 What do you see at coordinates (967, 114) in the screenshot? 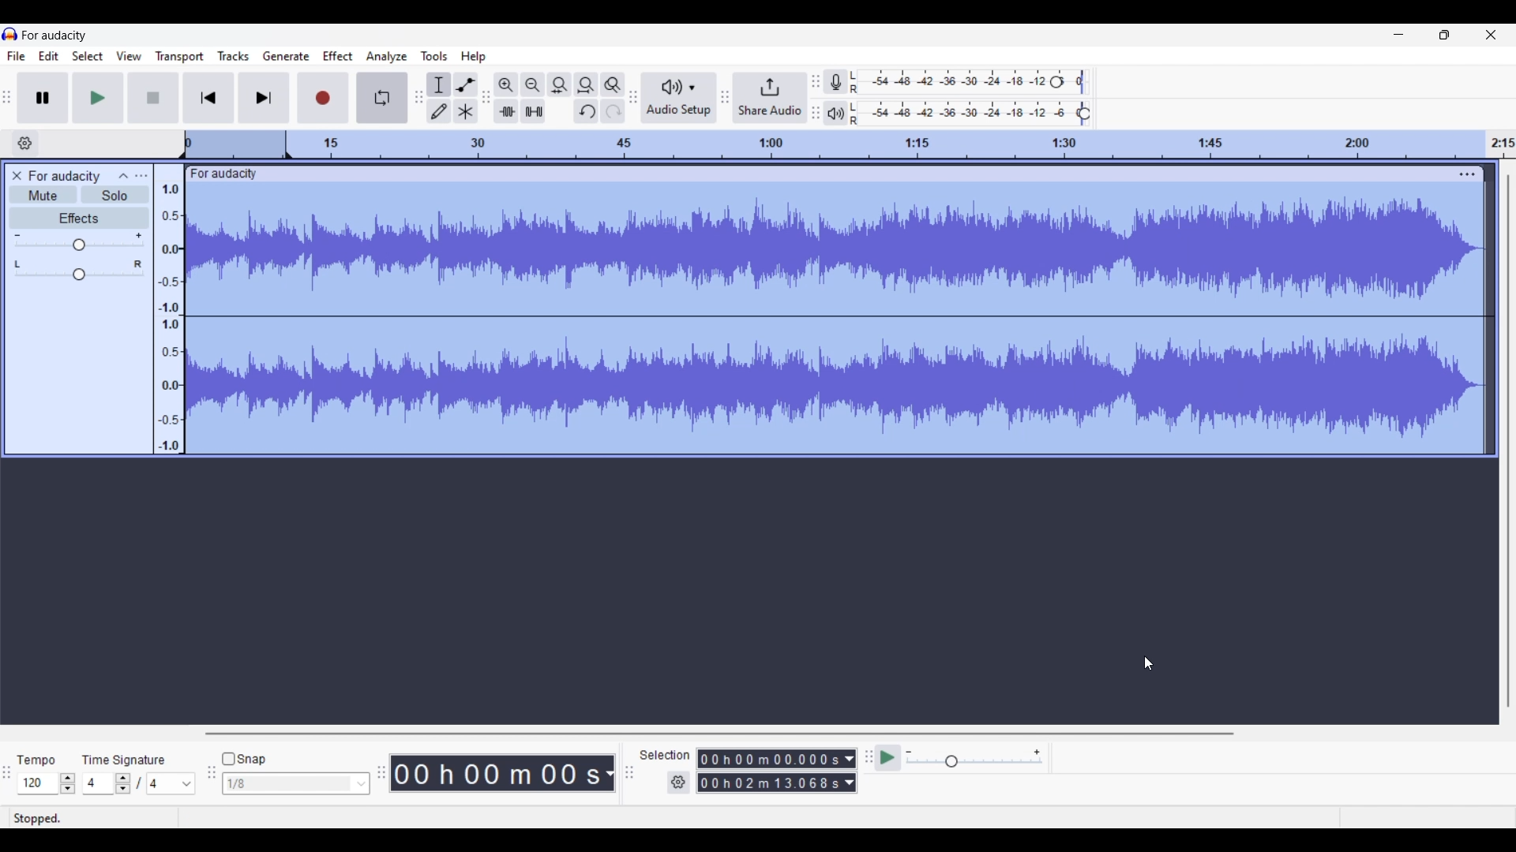
I see `Playback level` at bounding box center [967, 114].